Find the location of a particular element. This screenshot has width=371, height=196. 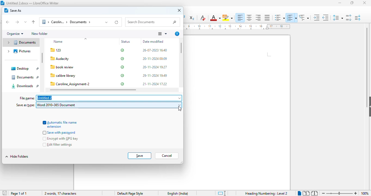

page 1 of 1 is located at coordinates (19, 194).